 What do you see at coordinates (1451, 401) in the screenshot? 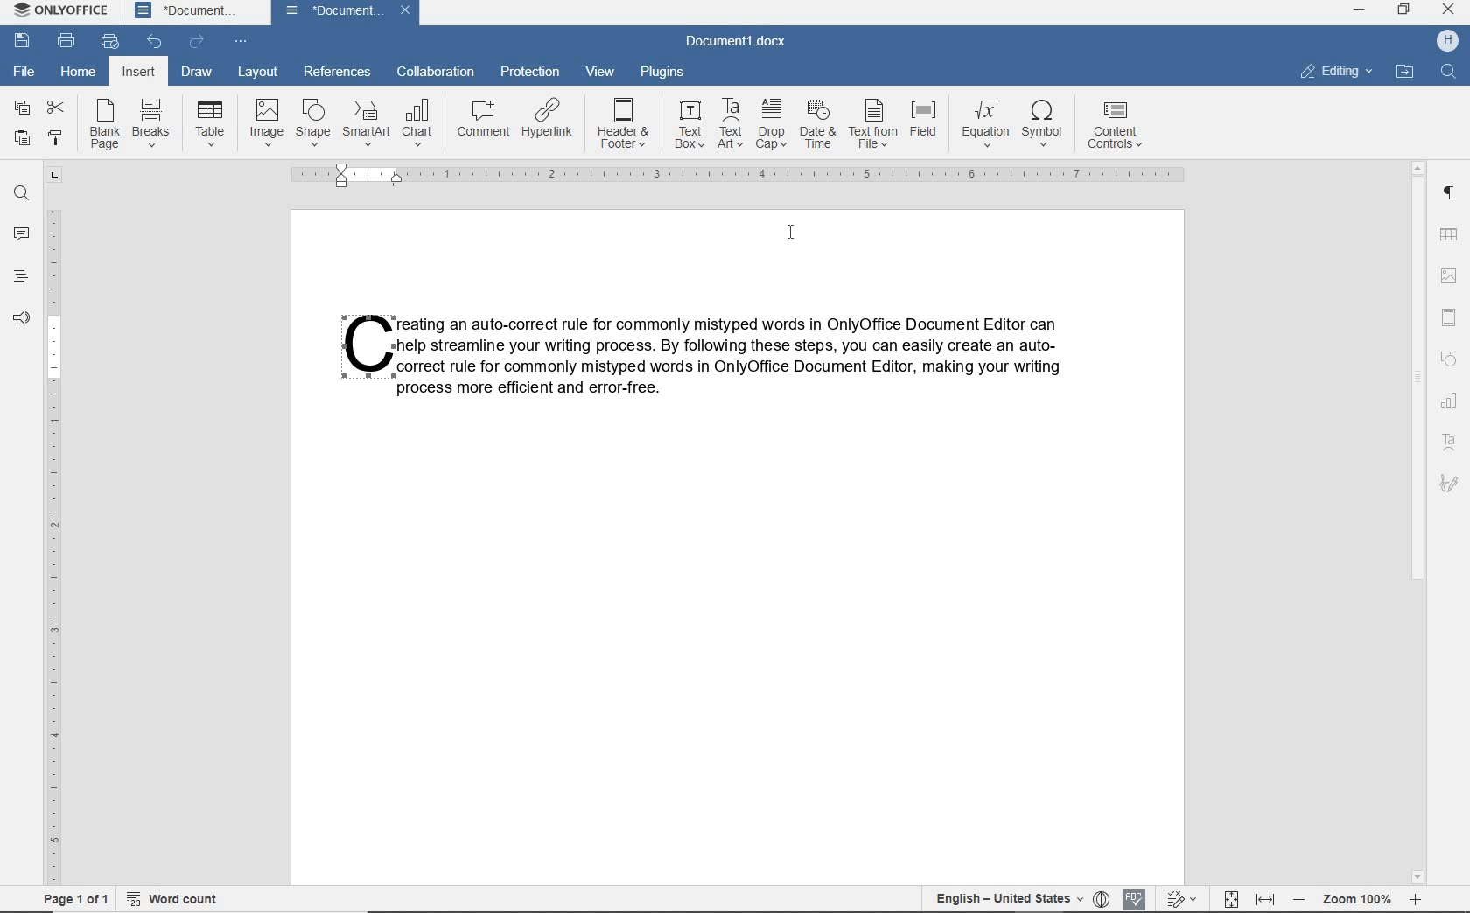
I see `chart` at bounding box center [1451, 401].